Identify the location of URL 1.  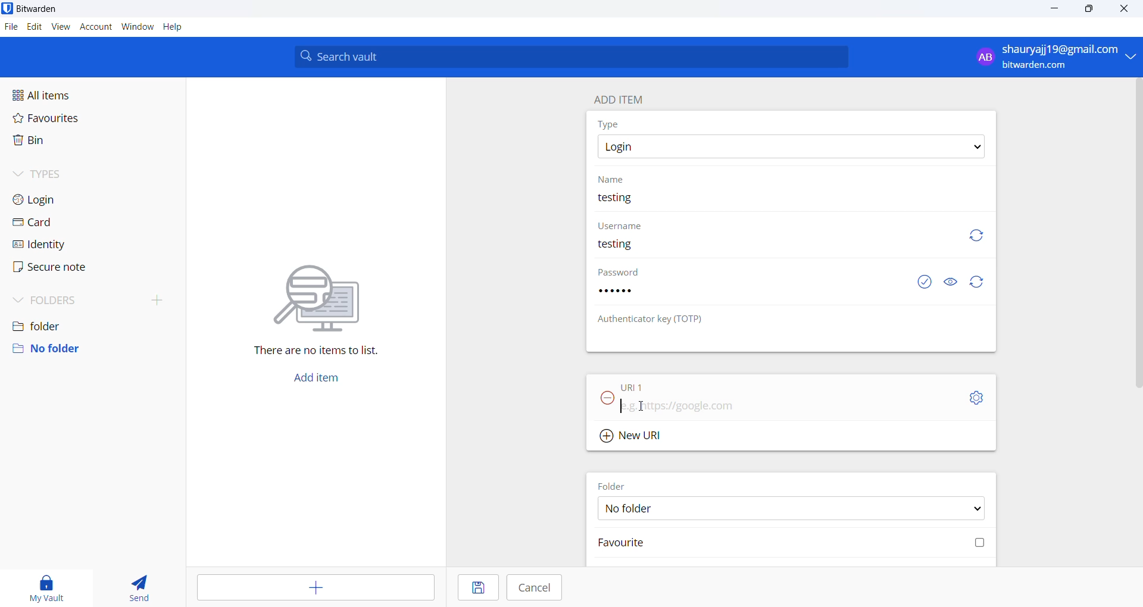
(654, 386).